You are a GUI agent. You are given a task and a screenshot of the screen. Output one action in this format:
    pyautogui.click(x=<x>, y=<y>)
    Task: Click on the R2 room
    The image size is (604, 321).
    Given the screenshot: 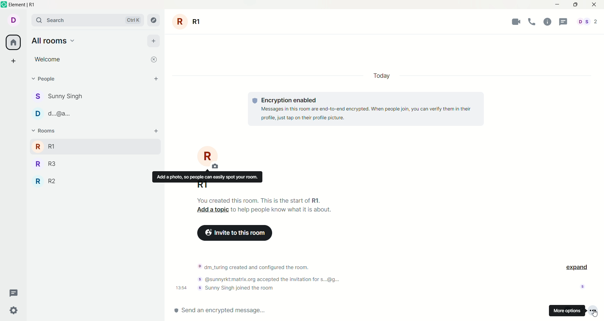 What is the action you would take?
    pyautogui.click(x=45, y=181)
    